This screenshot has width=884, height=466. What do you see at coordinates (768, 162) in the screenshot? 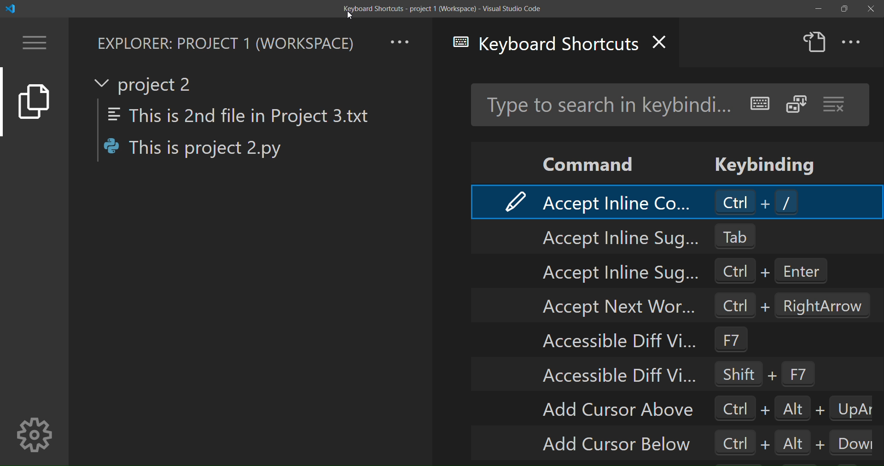
I see `keybindings` at bounding box center [768, 162].